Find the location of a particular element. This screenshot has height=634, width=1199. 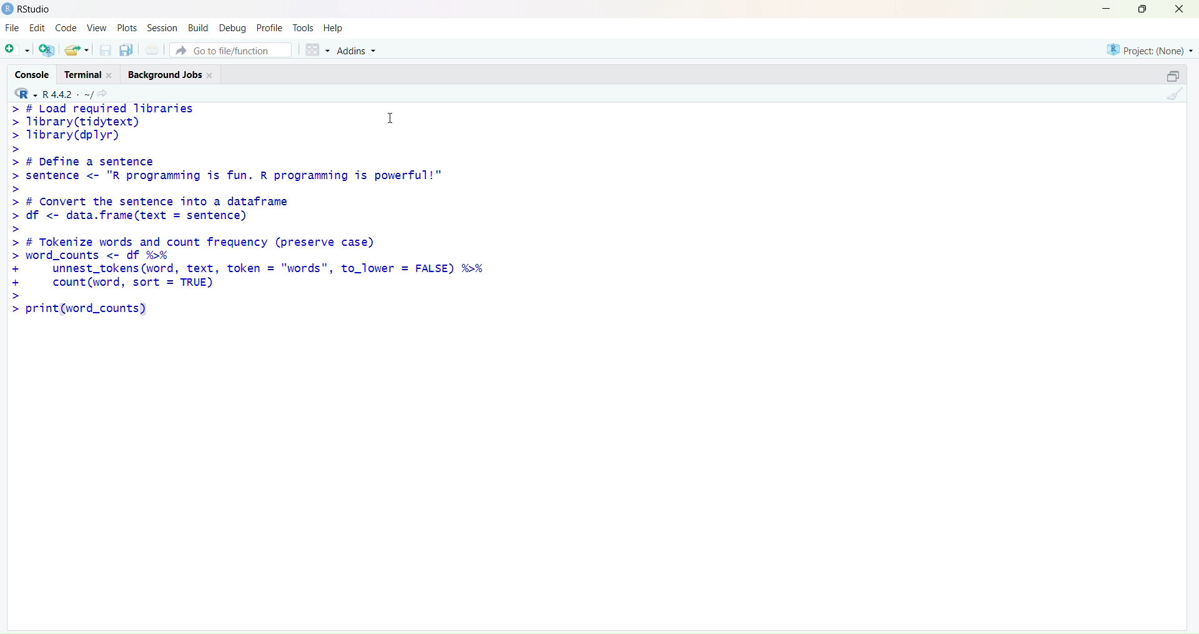

maximize is located at coordinates (1142, 10).